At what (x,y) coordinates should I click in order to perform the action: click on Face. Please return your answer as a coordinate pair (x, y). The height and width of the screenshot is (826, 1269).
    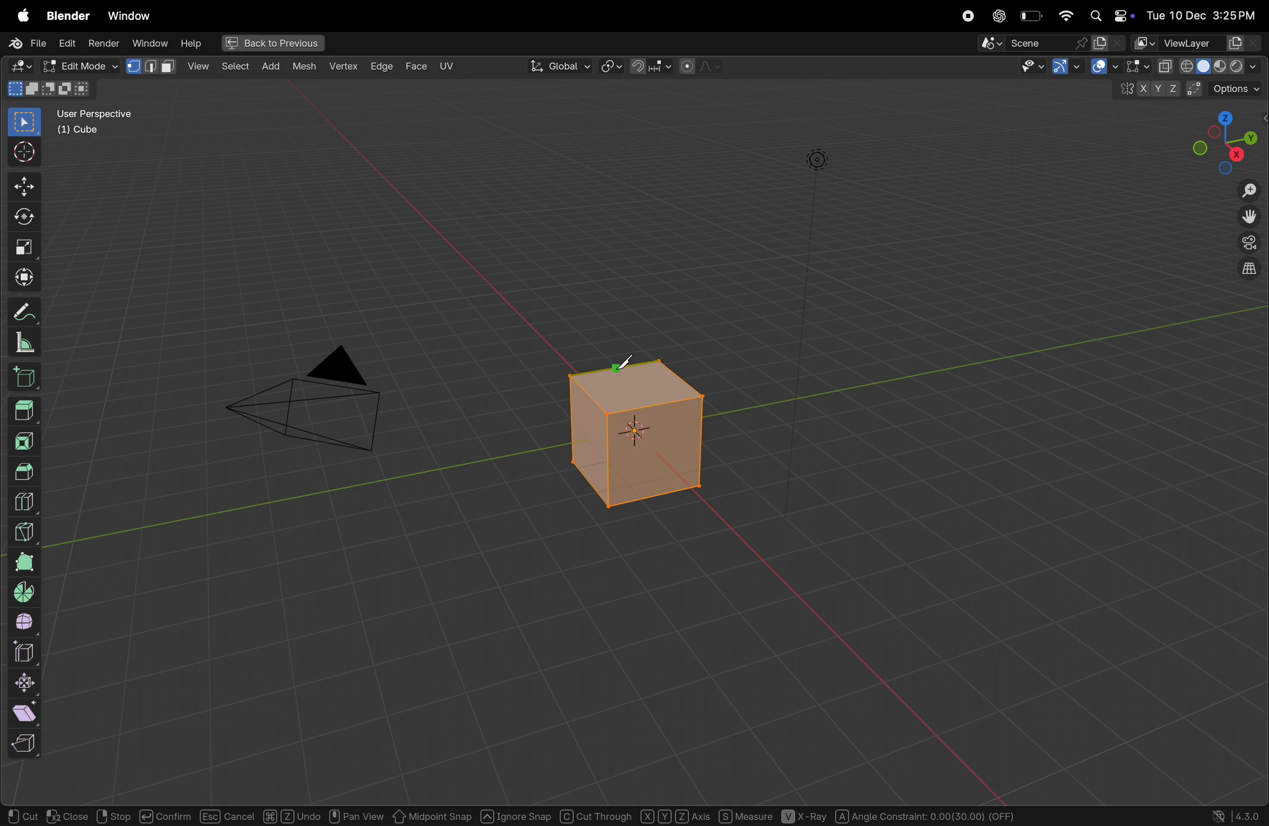
    Looking at the image, I should click on (417, 66).